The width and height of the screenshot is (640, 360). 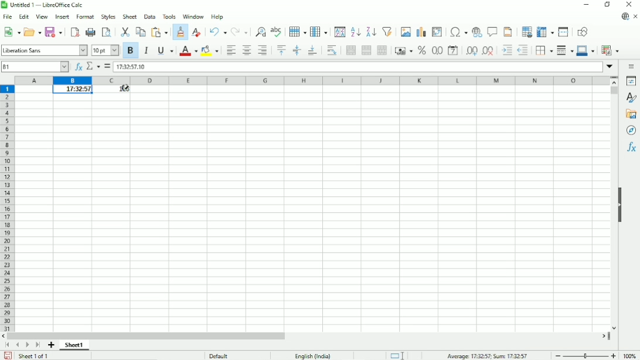 I want to click on Toggle print preview, so click(x=107, y=32).